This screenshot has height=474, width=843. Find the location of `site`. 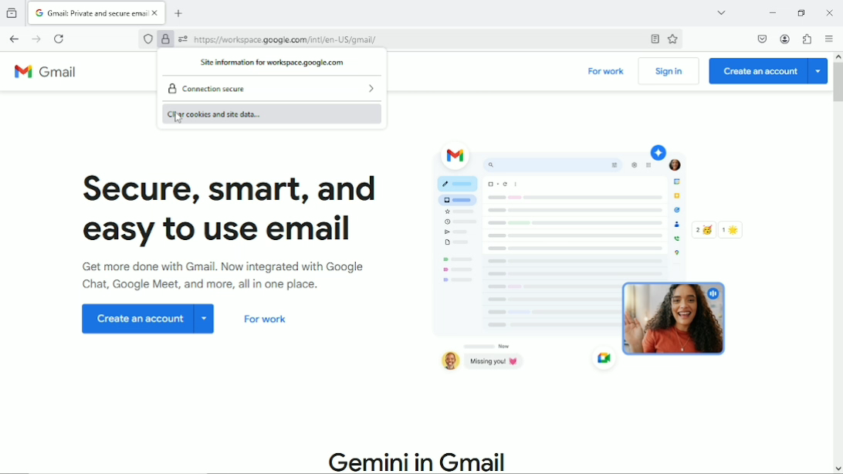

site is located at coordinates (286, 39).